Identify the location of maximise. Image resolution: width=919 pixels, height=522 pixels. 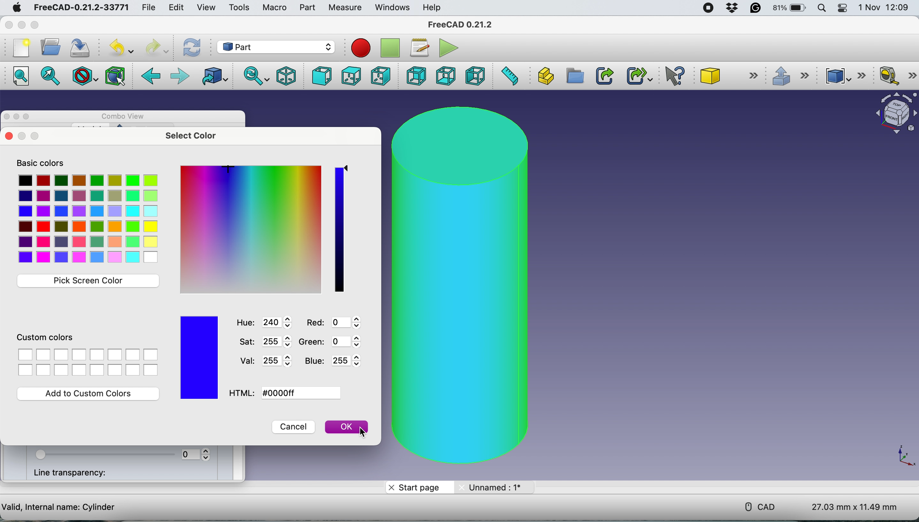
(34, 137).